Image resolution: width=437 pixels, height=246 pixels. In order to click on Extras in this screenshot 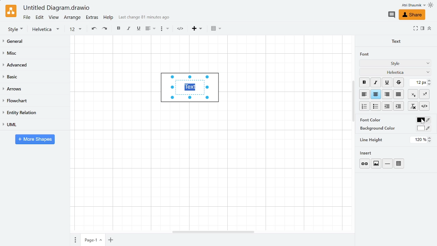, I will do `click(93, 18)`.